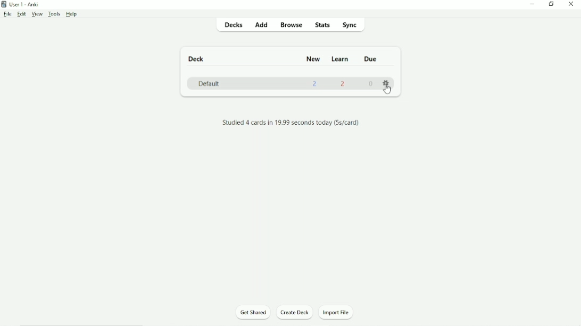  I want to click on Minimize, so click(533, 5).